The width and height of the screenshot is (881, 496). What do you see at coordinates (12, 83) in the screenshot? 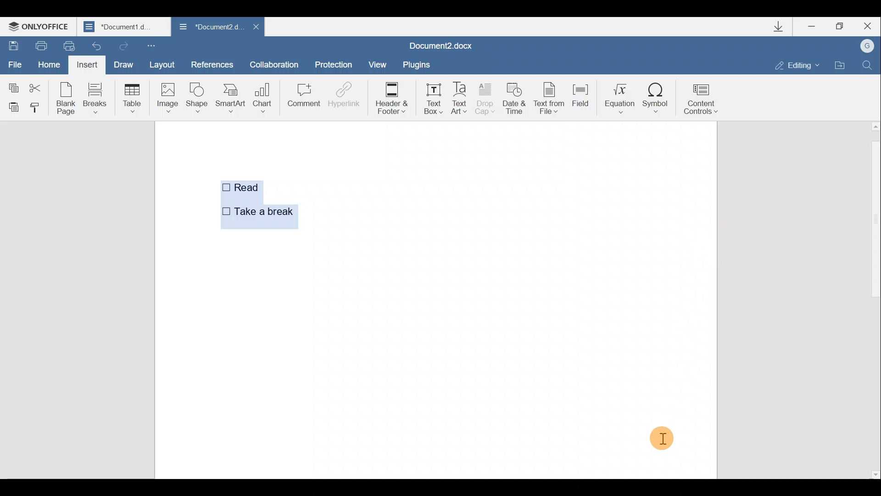
I see `Copy` at bounding box center [12, 83].